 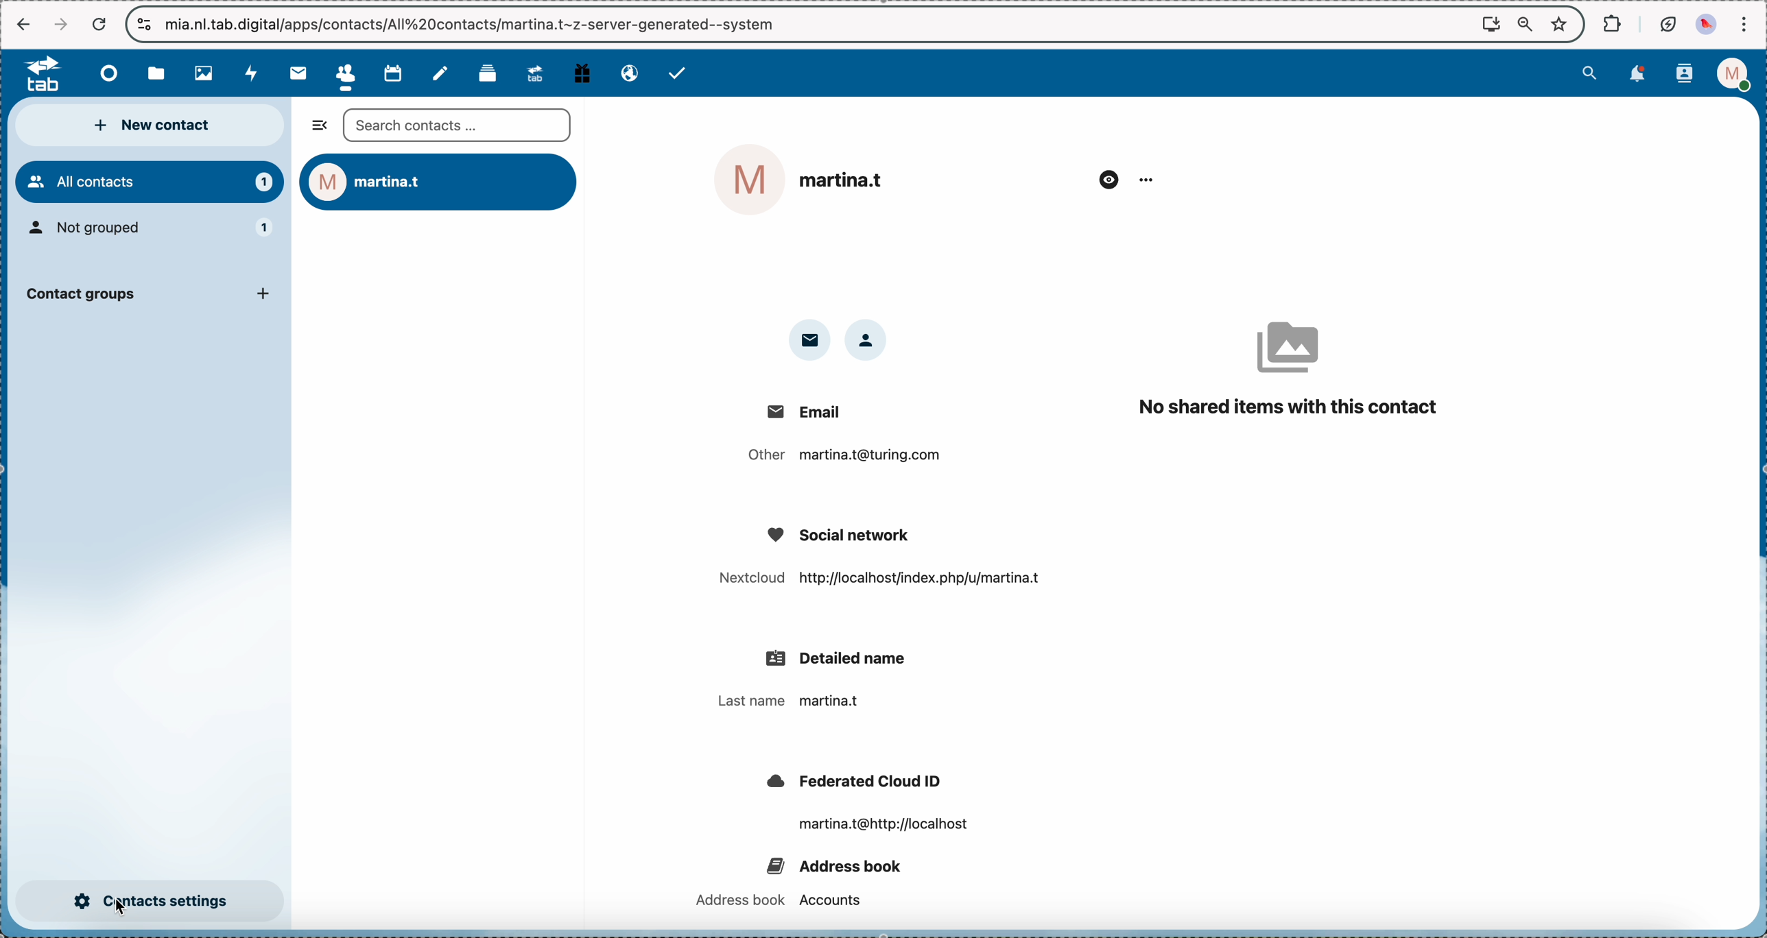 What do you see at coordinates (154, 230) in the screenshot?
I see `not grouped` at bounding box center [154, 230].